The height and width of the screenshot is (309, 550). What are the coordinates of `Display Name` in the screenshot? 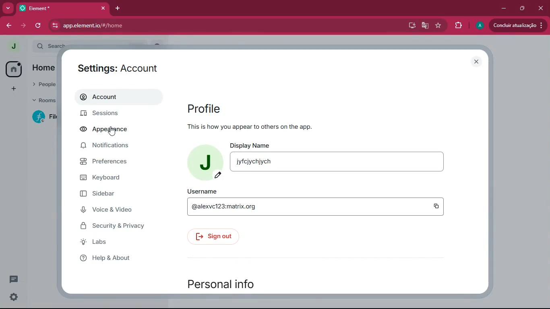 It's located at (252, 145).